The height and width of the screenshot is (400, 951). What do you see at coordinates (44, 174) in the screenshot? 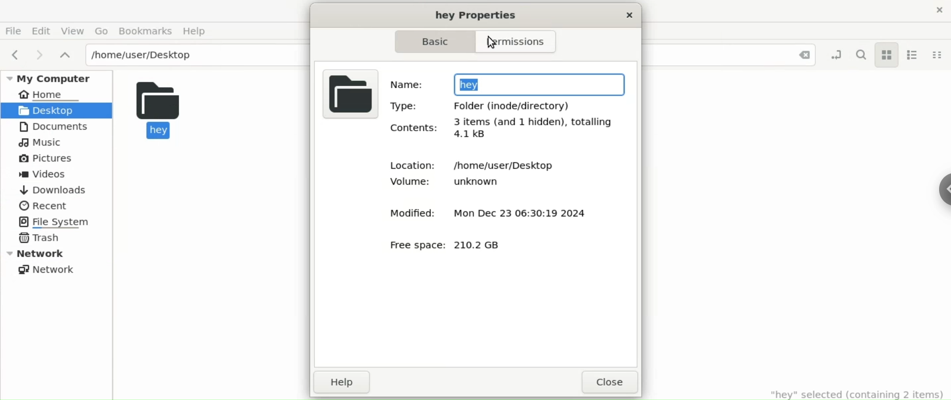
I see `Videos` at bounding box center [44, 174].